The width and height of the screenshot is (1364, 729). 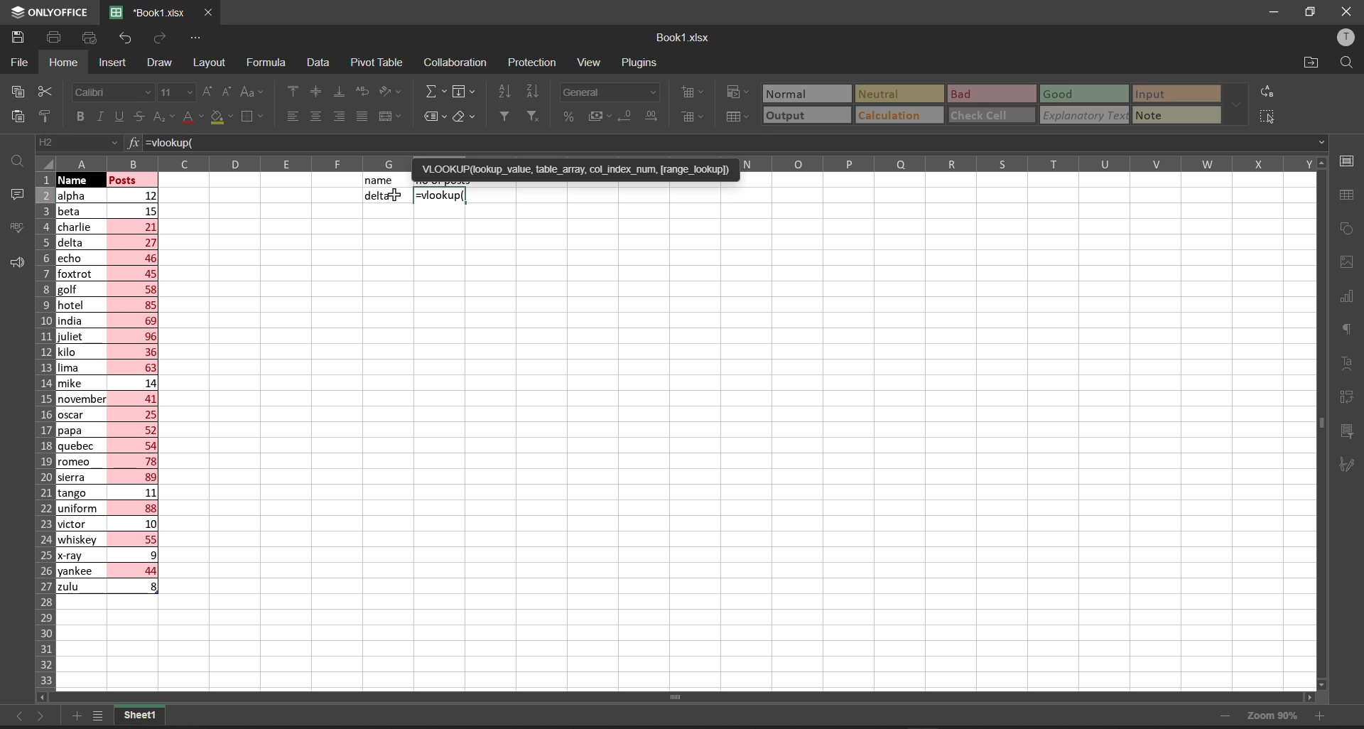 What do you see at coordinates (691, 93) in the screenshot?
I see `insert cells` at bounding box center [691, 93].